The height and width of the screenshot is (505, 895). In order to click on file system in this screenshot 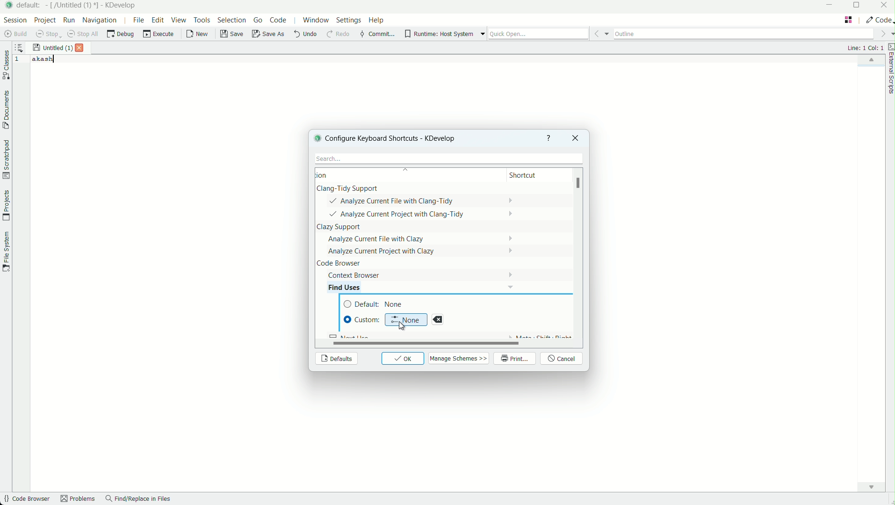, I will do `click(6, 250)`.